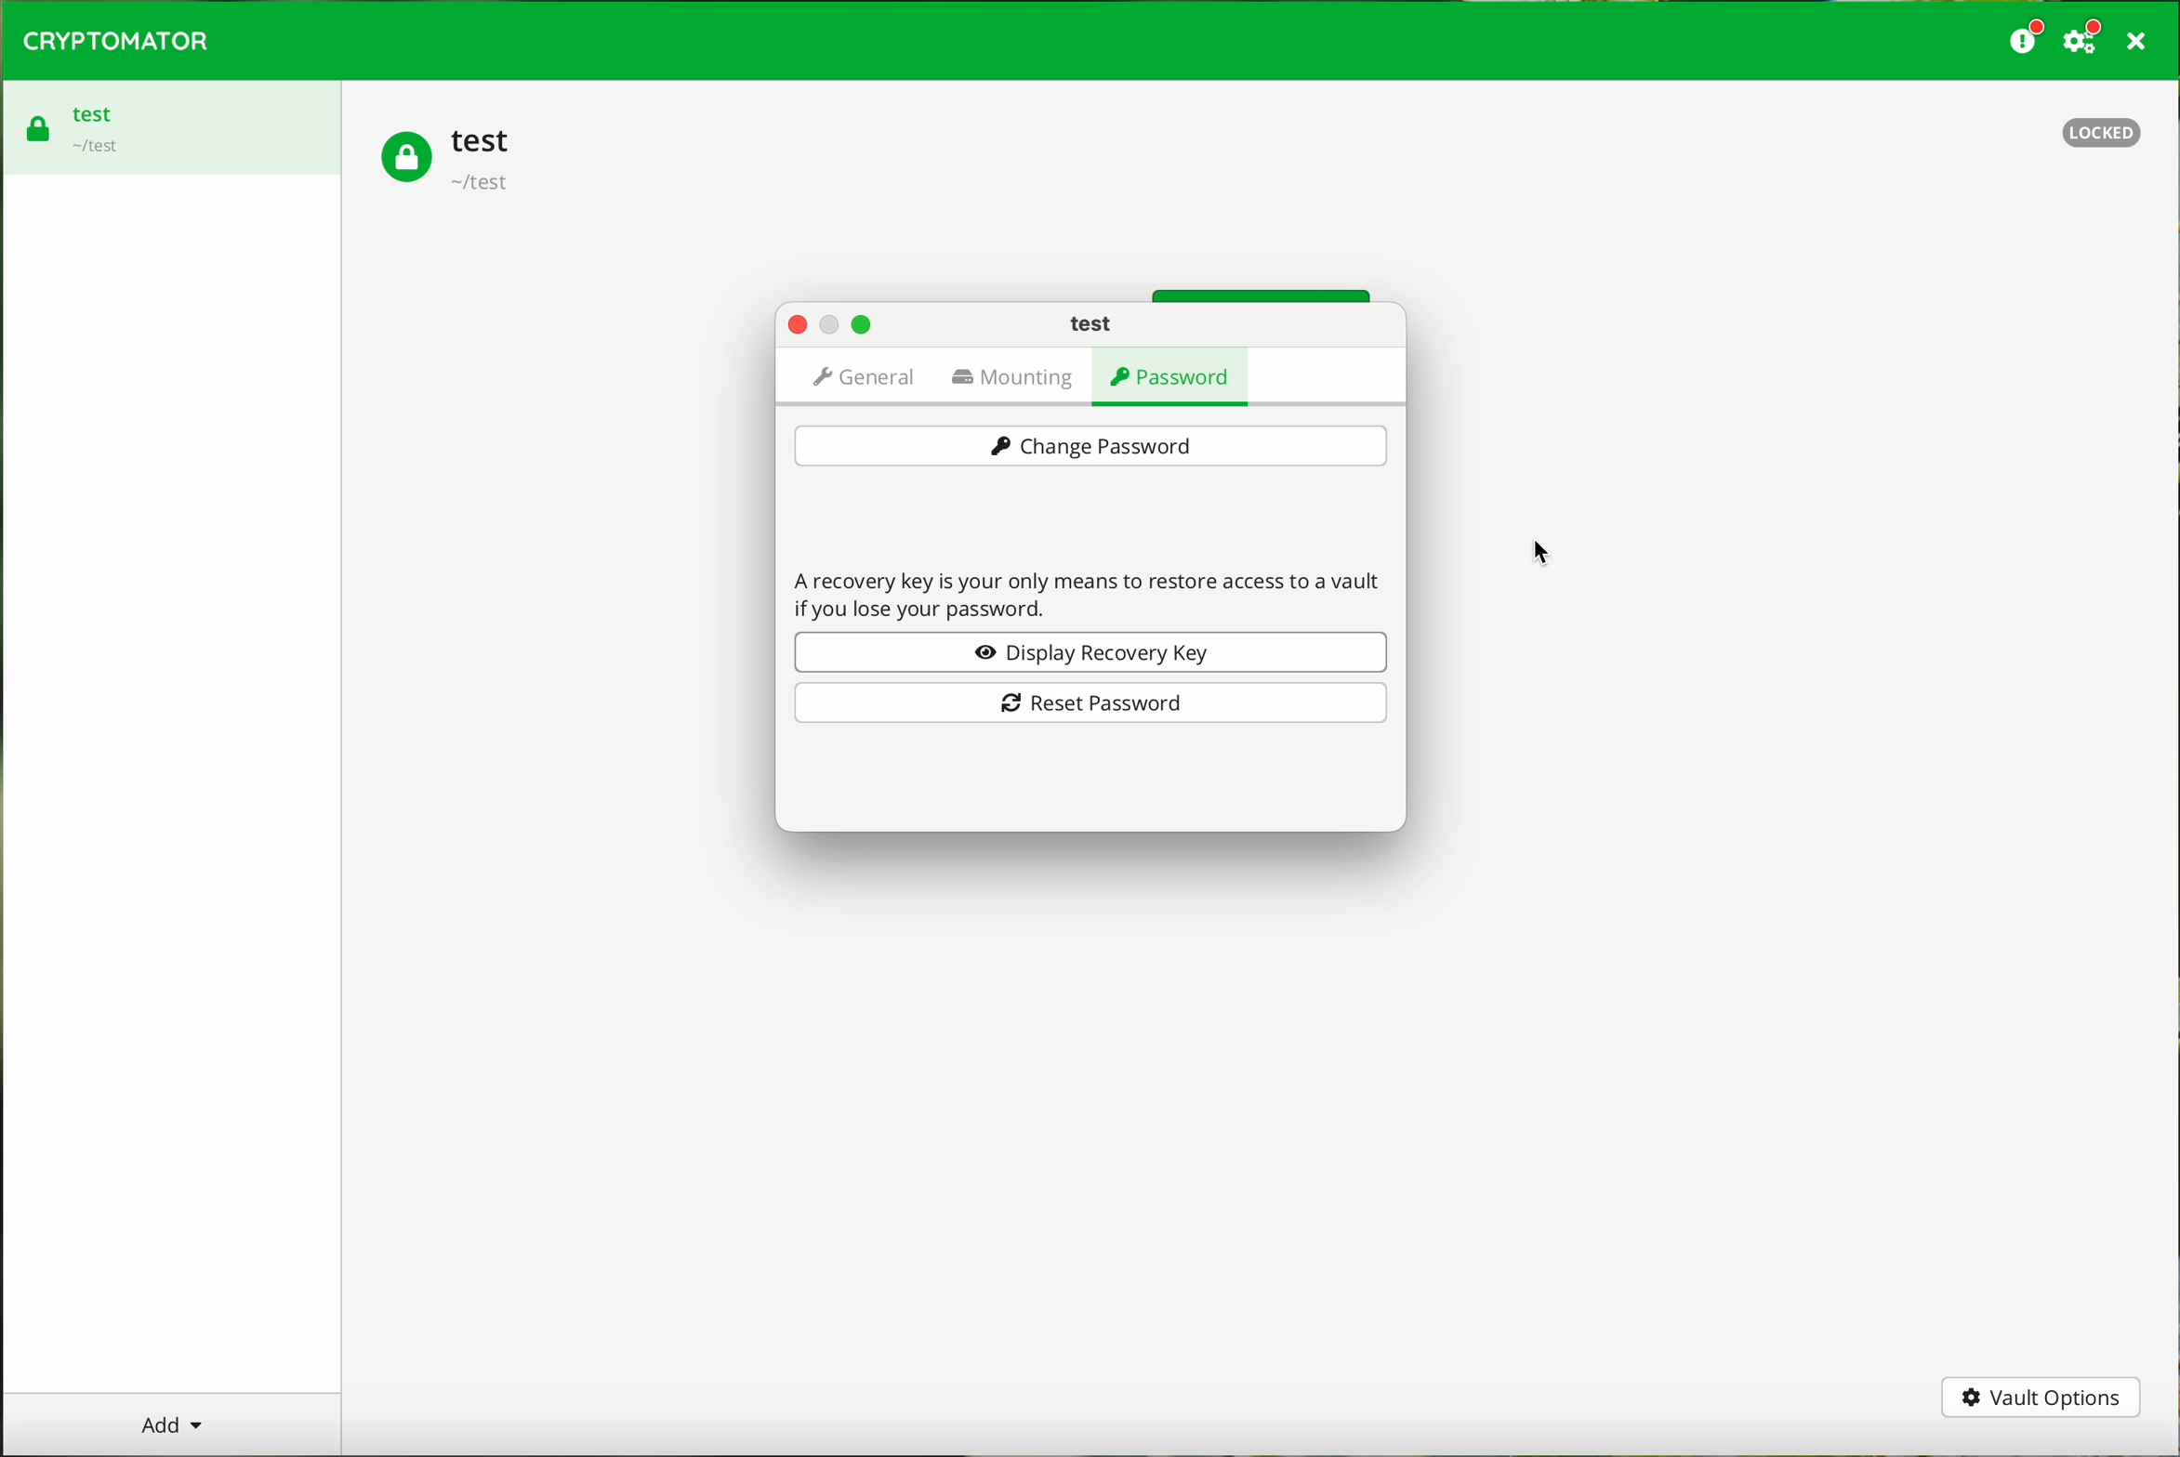 This screenshot has width=2180, height=1457. Describe the element at coordinates (2028, 38) in the screenshot. I see `donate` at that location.